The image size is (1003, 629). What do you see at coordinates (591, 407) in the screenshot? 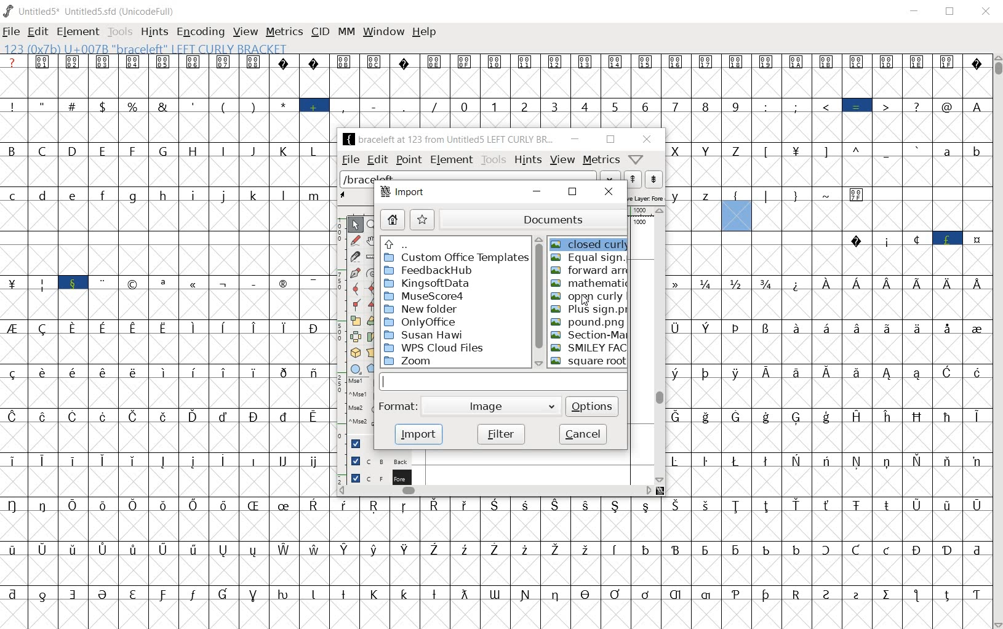
I see `options` at bounding box center [591, 407].